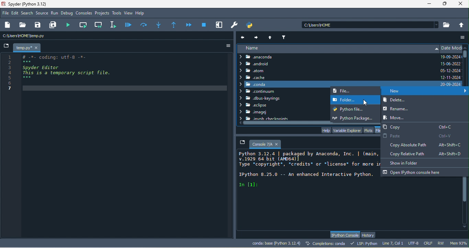  I want to click on vertical scroll bar, so click(465, 200).